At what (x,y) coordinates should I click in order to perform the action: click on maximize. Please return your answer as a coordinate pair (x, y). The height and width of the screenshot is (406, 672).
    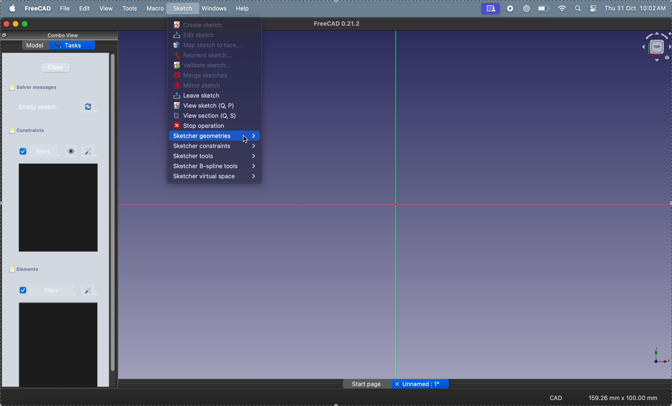
    Looking at the image, I should click on (26, 24).